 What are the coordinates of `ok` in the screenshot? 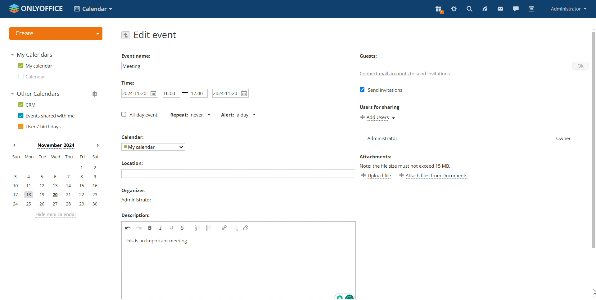 It's located at (580, 66).